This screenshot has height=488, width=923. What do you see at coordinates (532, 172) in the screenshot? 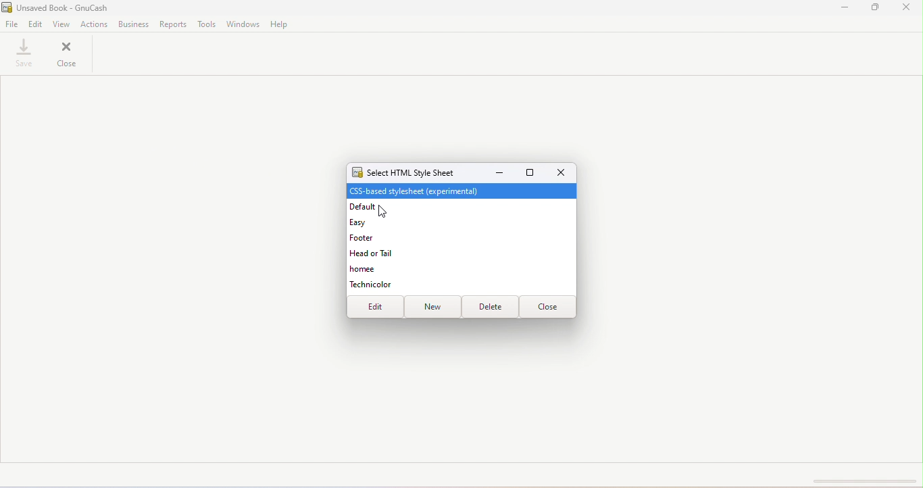
I see `Maximize` at bounding box center [532, 172].